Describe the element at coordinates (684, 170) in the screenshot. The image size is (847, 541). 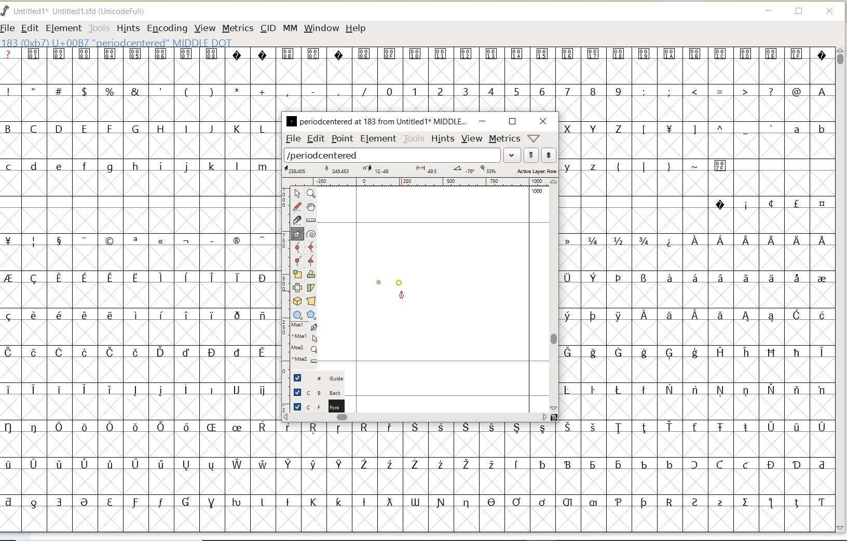
I see `special characters` at that location.